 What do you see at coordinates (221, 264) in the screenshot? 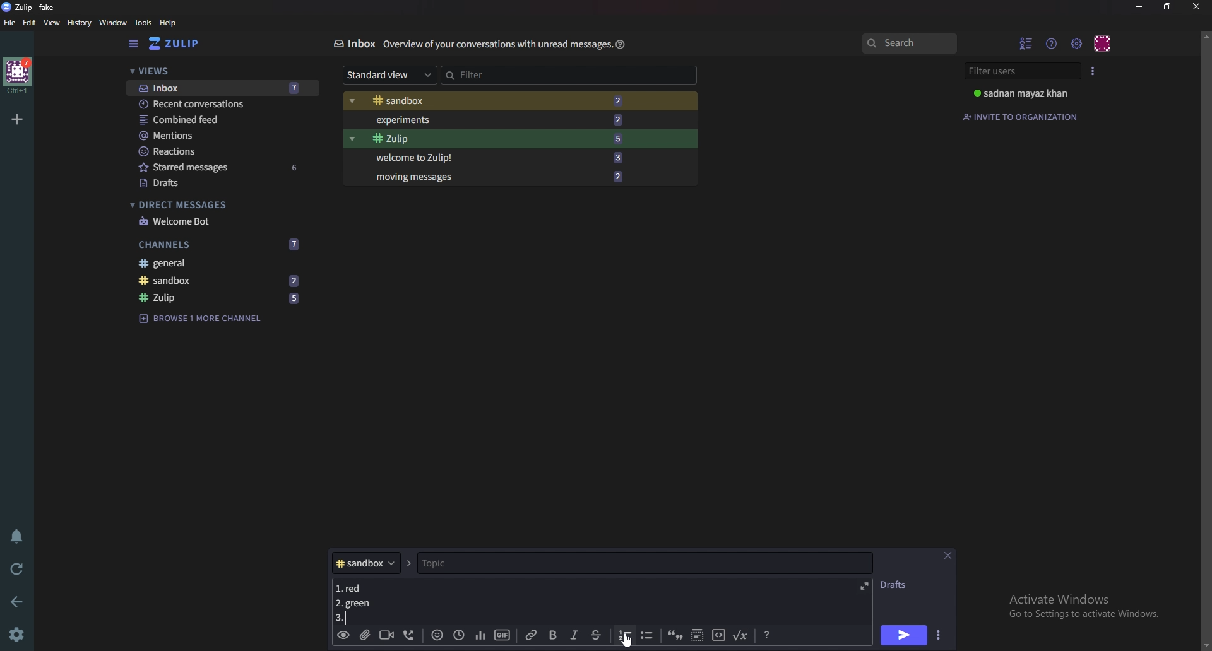
I see `General` at bounding box center [221, 264].